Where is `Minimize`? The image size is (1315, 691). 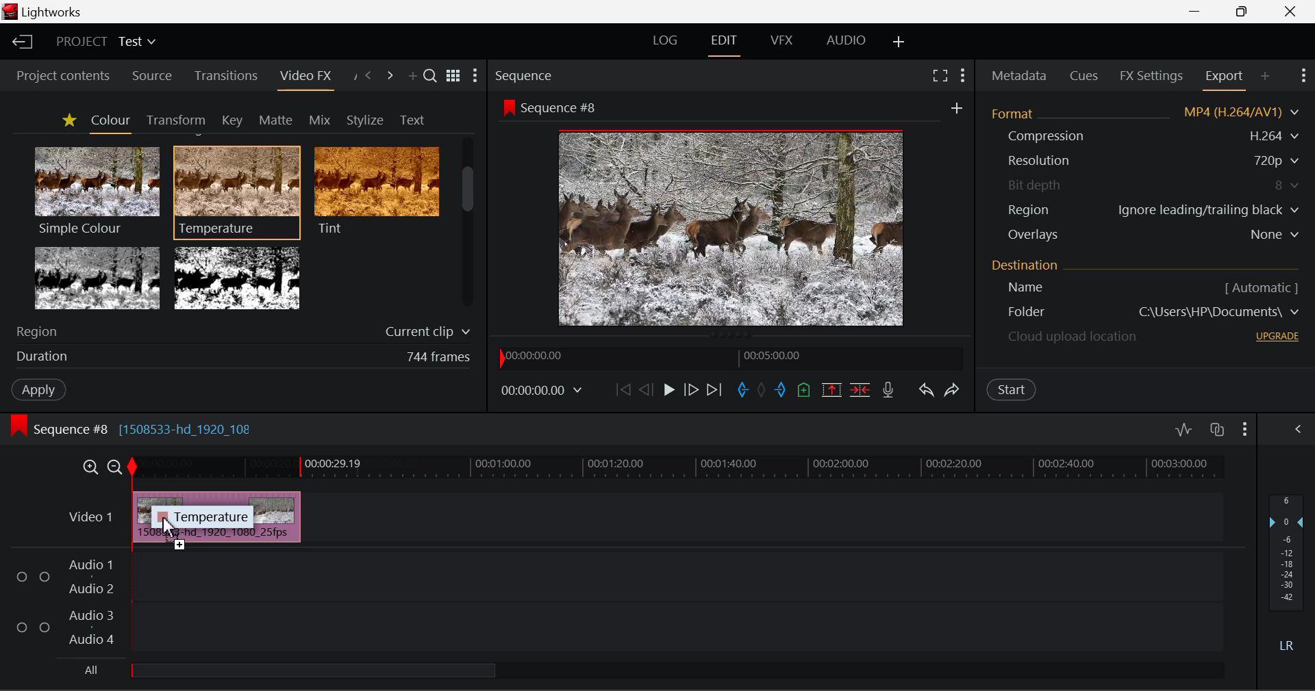 Minimize is located at coordinates (1242, 10).